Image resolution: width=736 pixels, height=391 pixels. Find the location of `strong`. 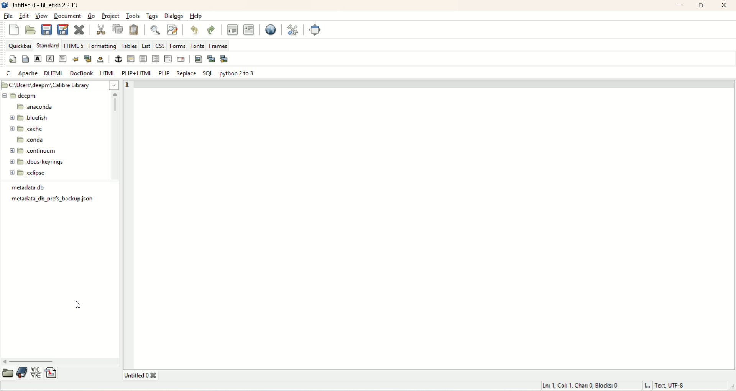

strong is located at coordinates (37, 58).